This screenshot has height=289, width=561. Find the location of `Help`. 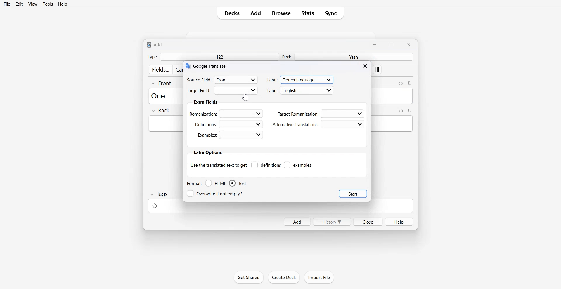

Help is located at coordinates (399, 222).